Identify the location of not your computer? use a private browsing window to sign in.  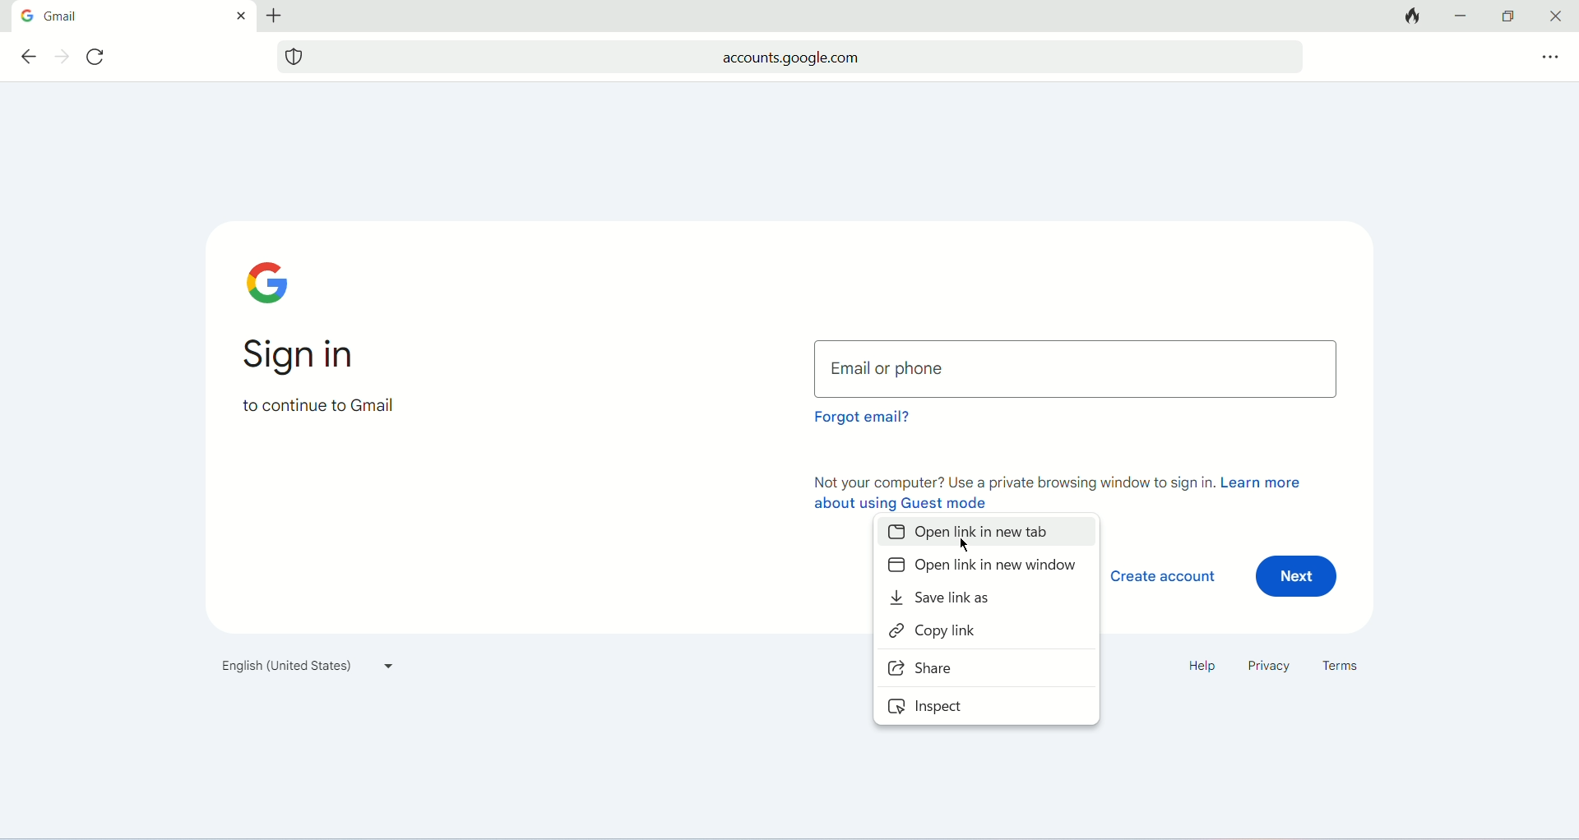
(1010, 481).